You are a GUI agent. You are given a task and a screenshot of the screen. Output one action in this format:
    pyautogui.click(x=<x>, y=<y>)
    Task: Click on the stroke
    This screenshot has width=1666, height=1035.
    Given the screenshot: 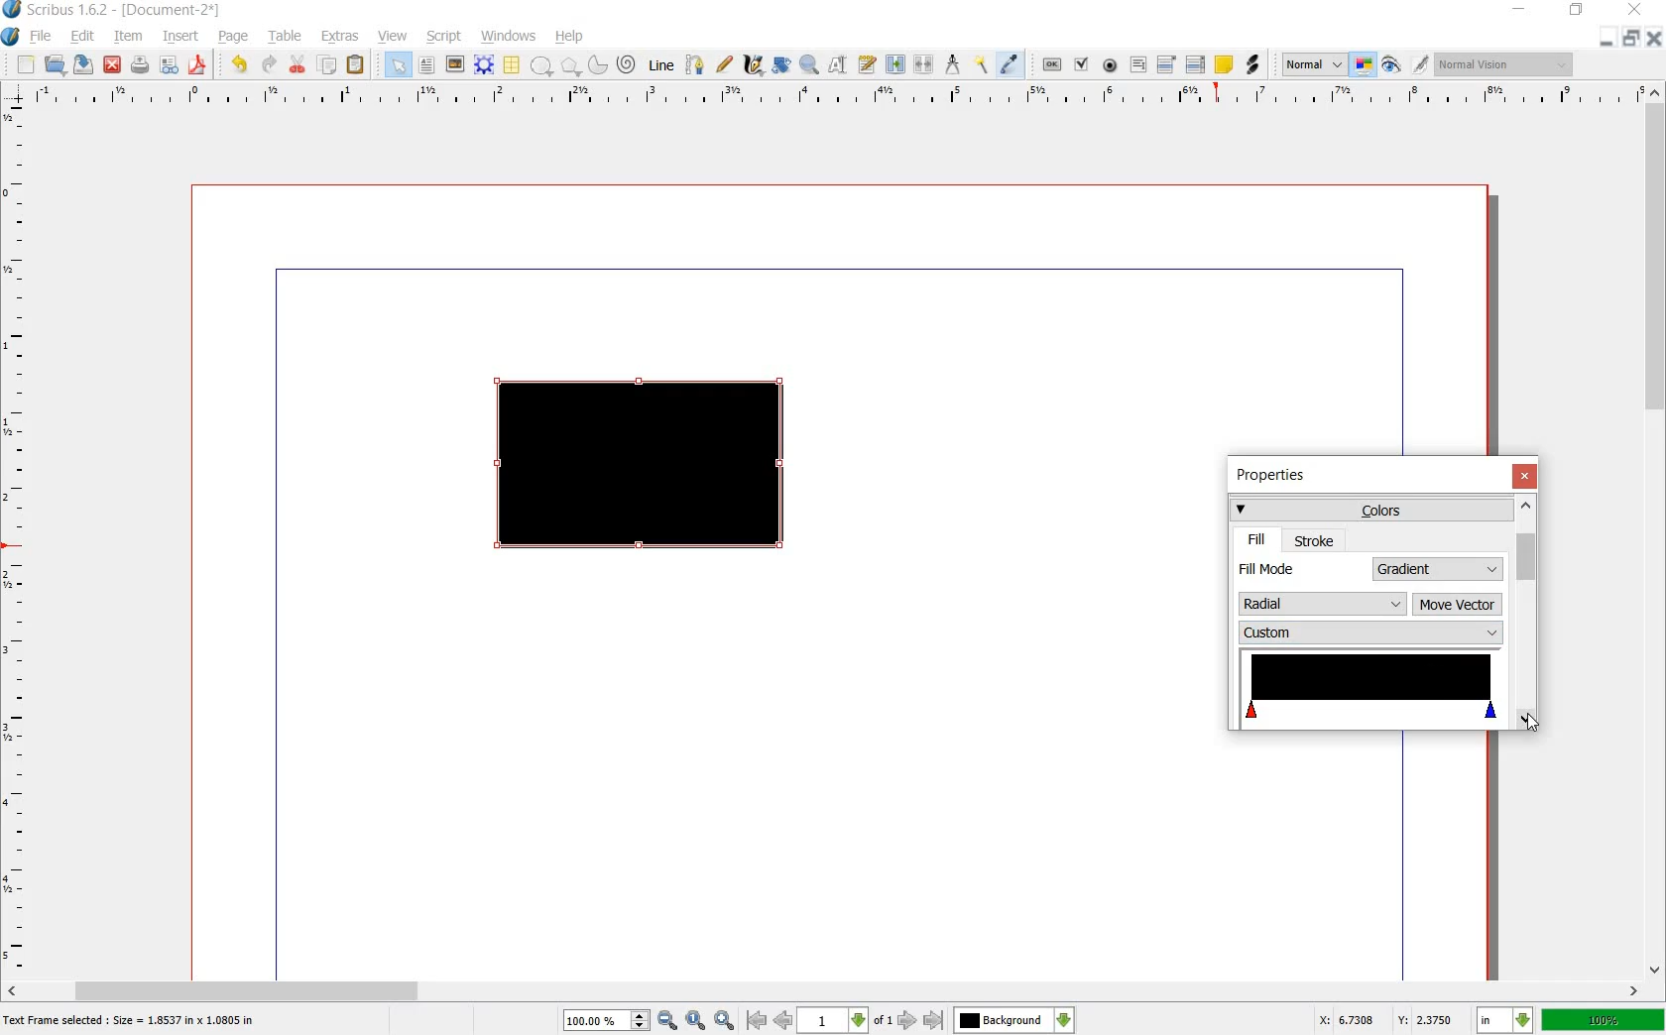 What is the action you would take?
    pyautogui.click(x=1315, y=540)
    